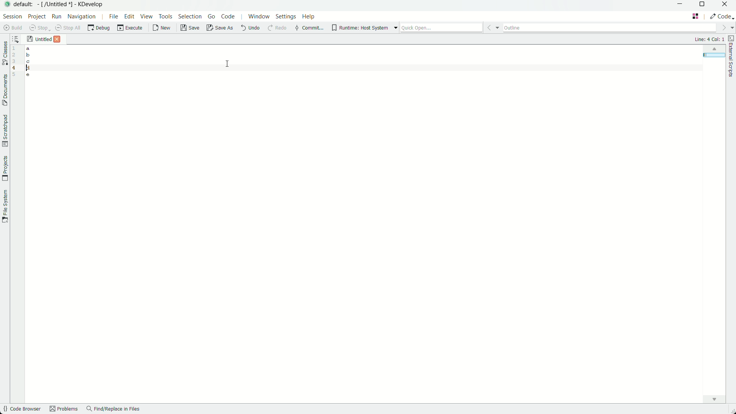 The height and width of the screenshot is (414, 736). What do you see at coordinates (11, 28) in the screenshot?
I see `build` at bounding box center [11, 28].